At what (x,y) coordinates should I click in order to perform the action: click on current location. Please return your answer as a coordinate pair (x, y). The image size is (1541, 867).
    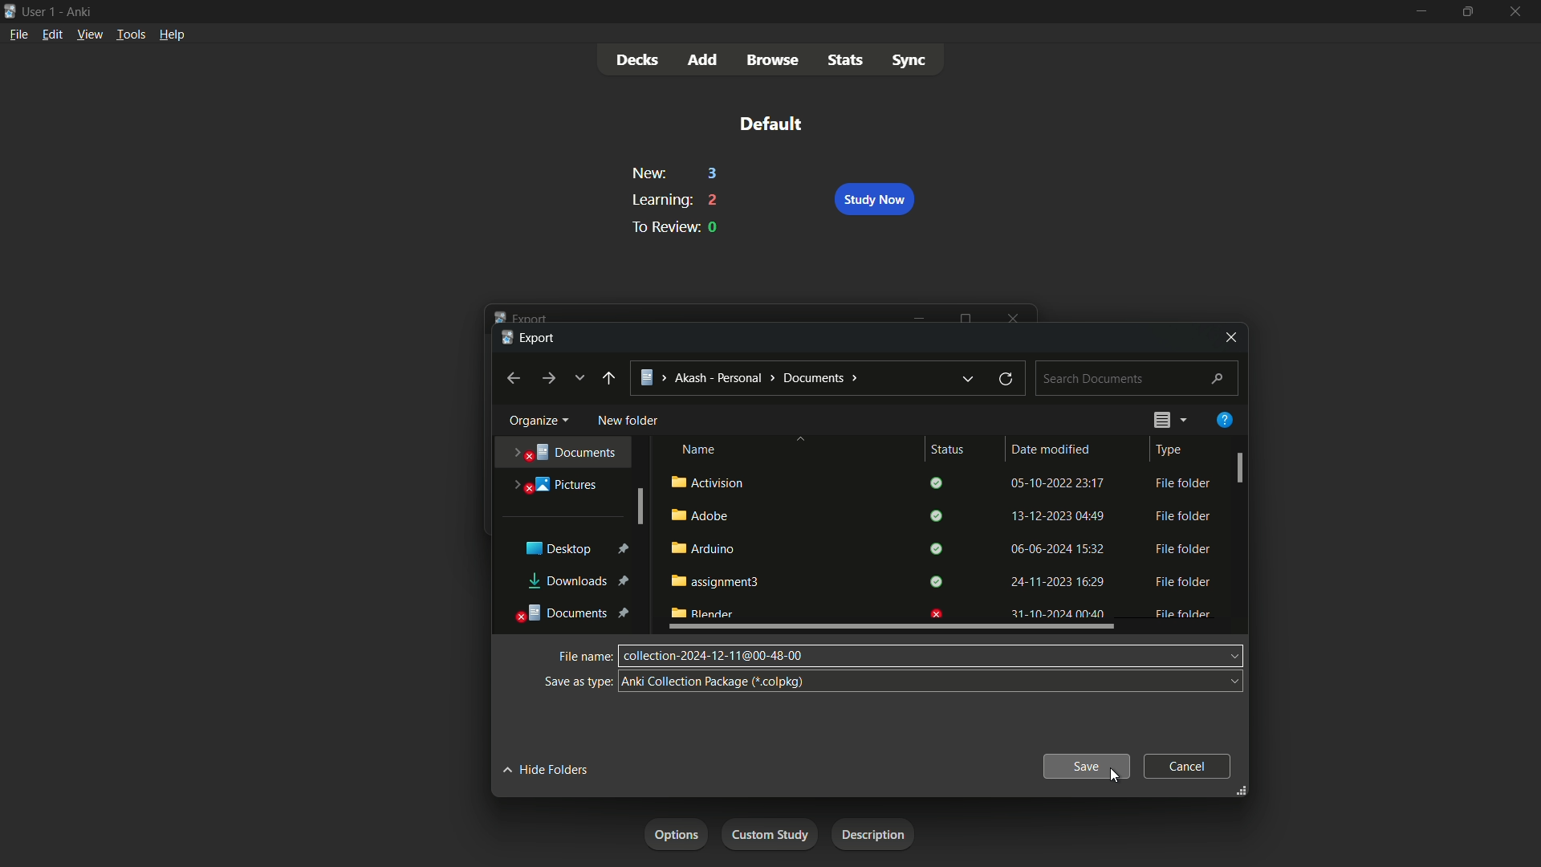
    Looking at the image, I should click on (752, 377).